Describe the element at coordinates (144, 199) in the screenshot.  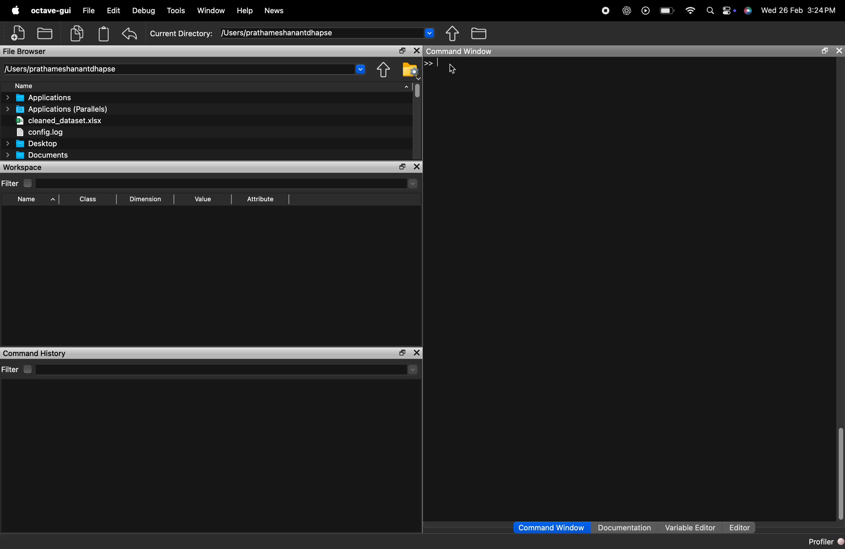
I see `Dimension` at that location.